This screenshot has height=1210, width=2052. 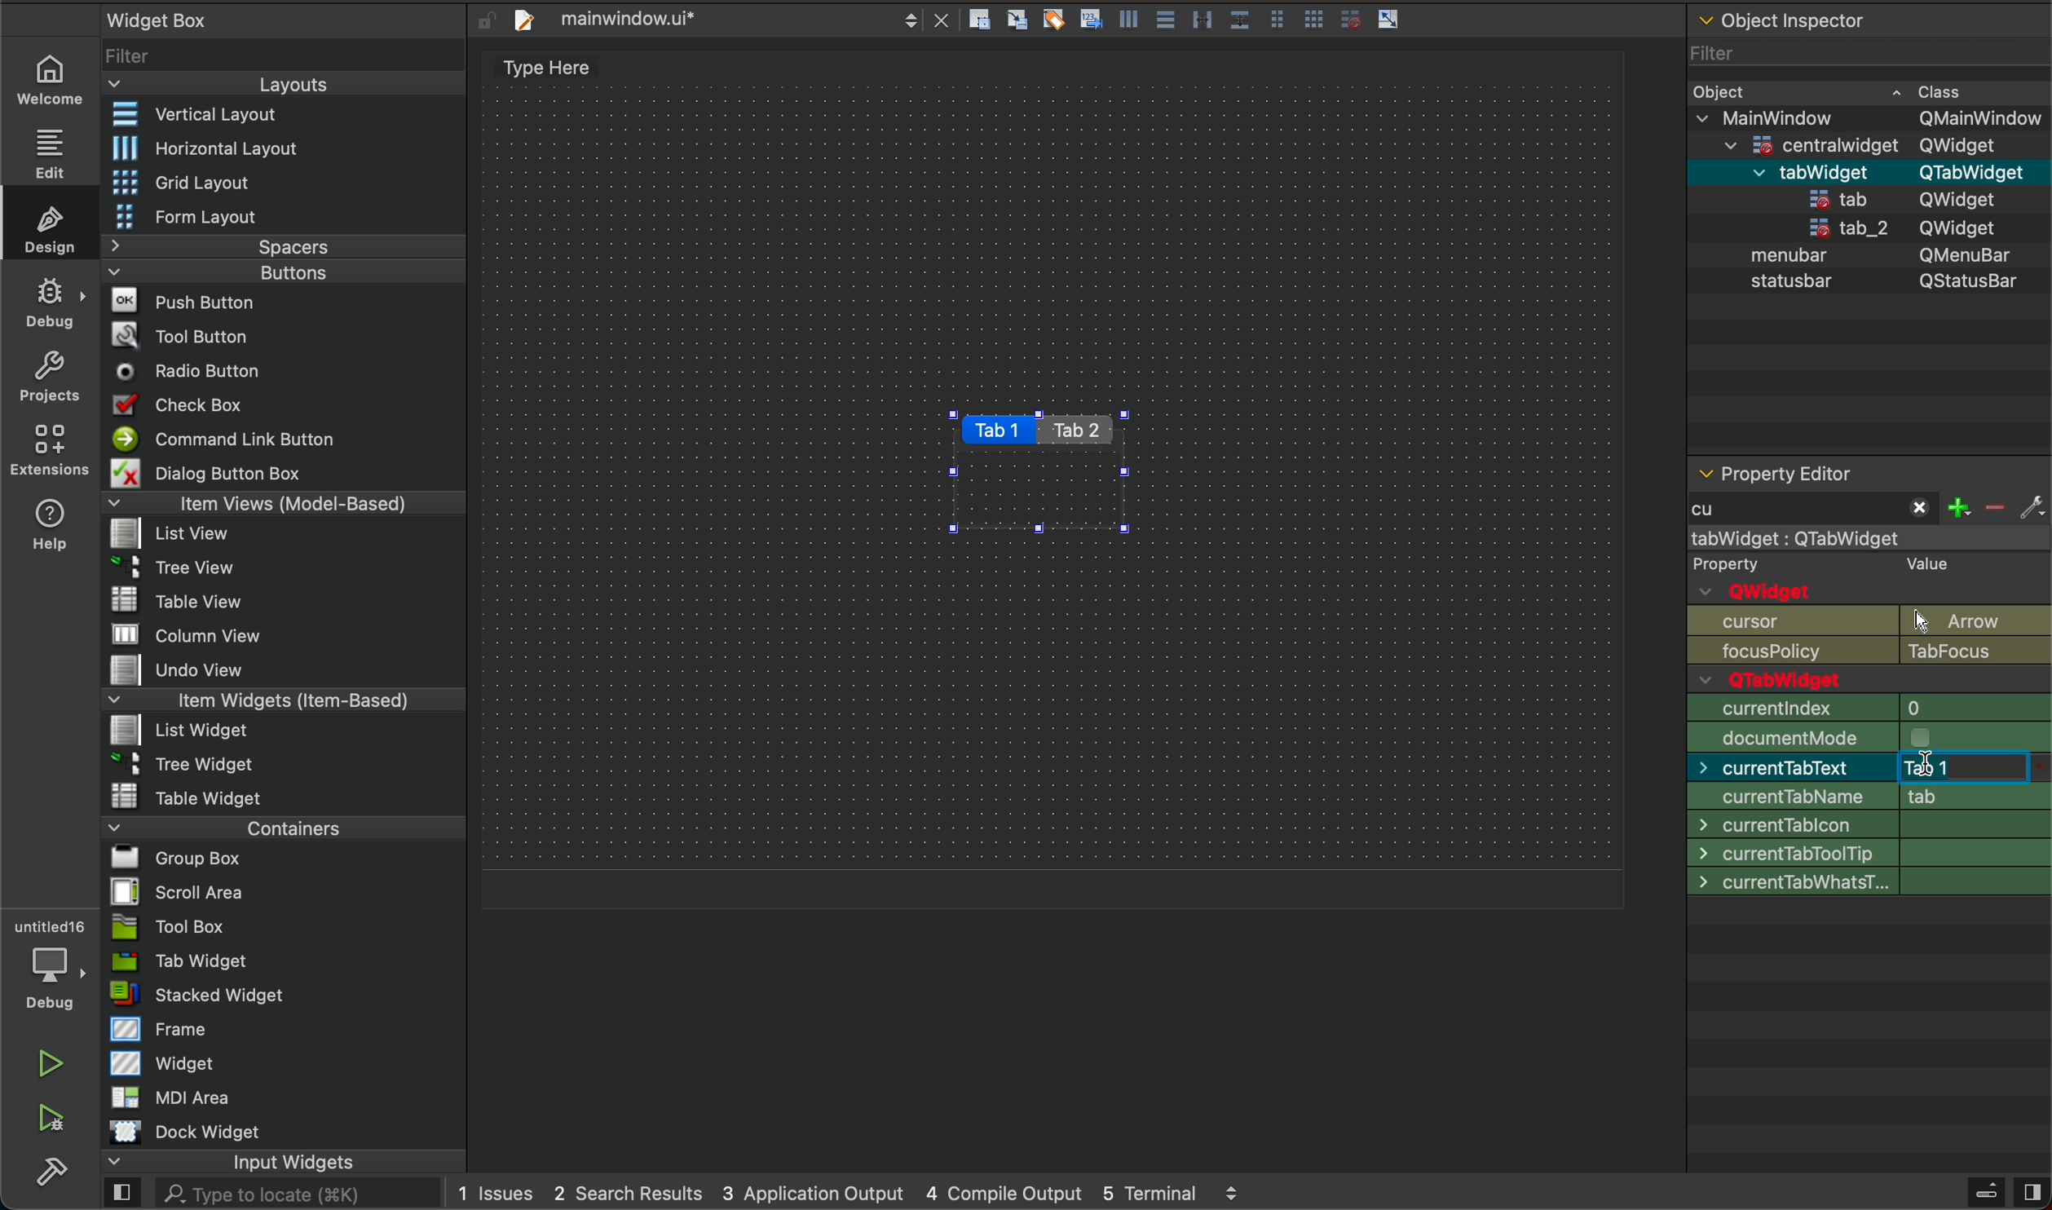 What do you see at coordinates (285, 84) in the screenshot?
I see `Layouts` at bounding box center [285, 84].